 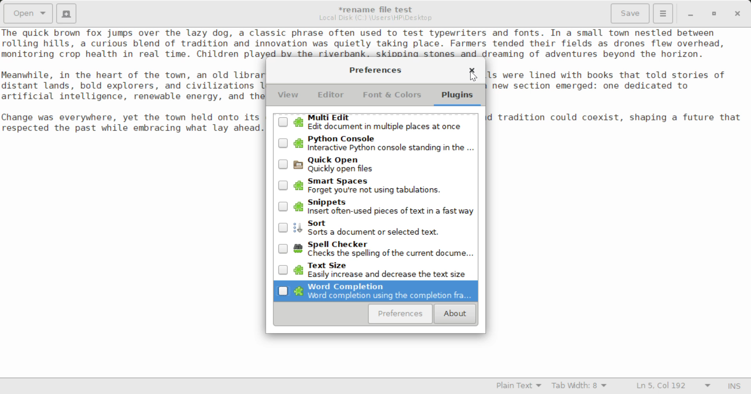 What do you see at coordinates (690, 14) in the screenshot?
I see `Restore Down` at bounding box center [690, 14].